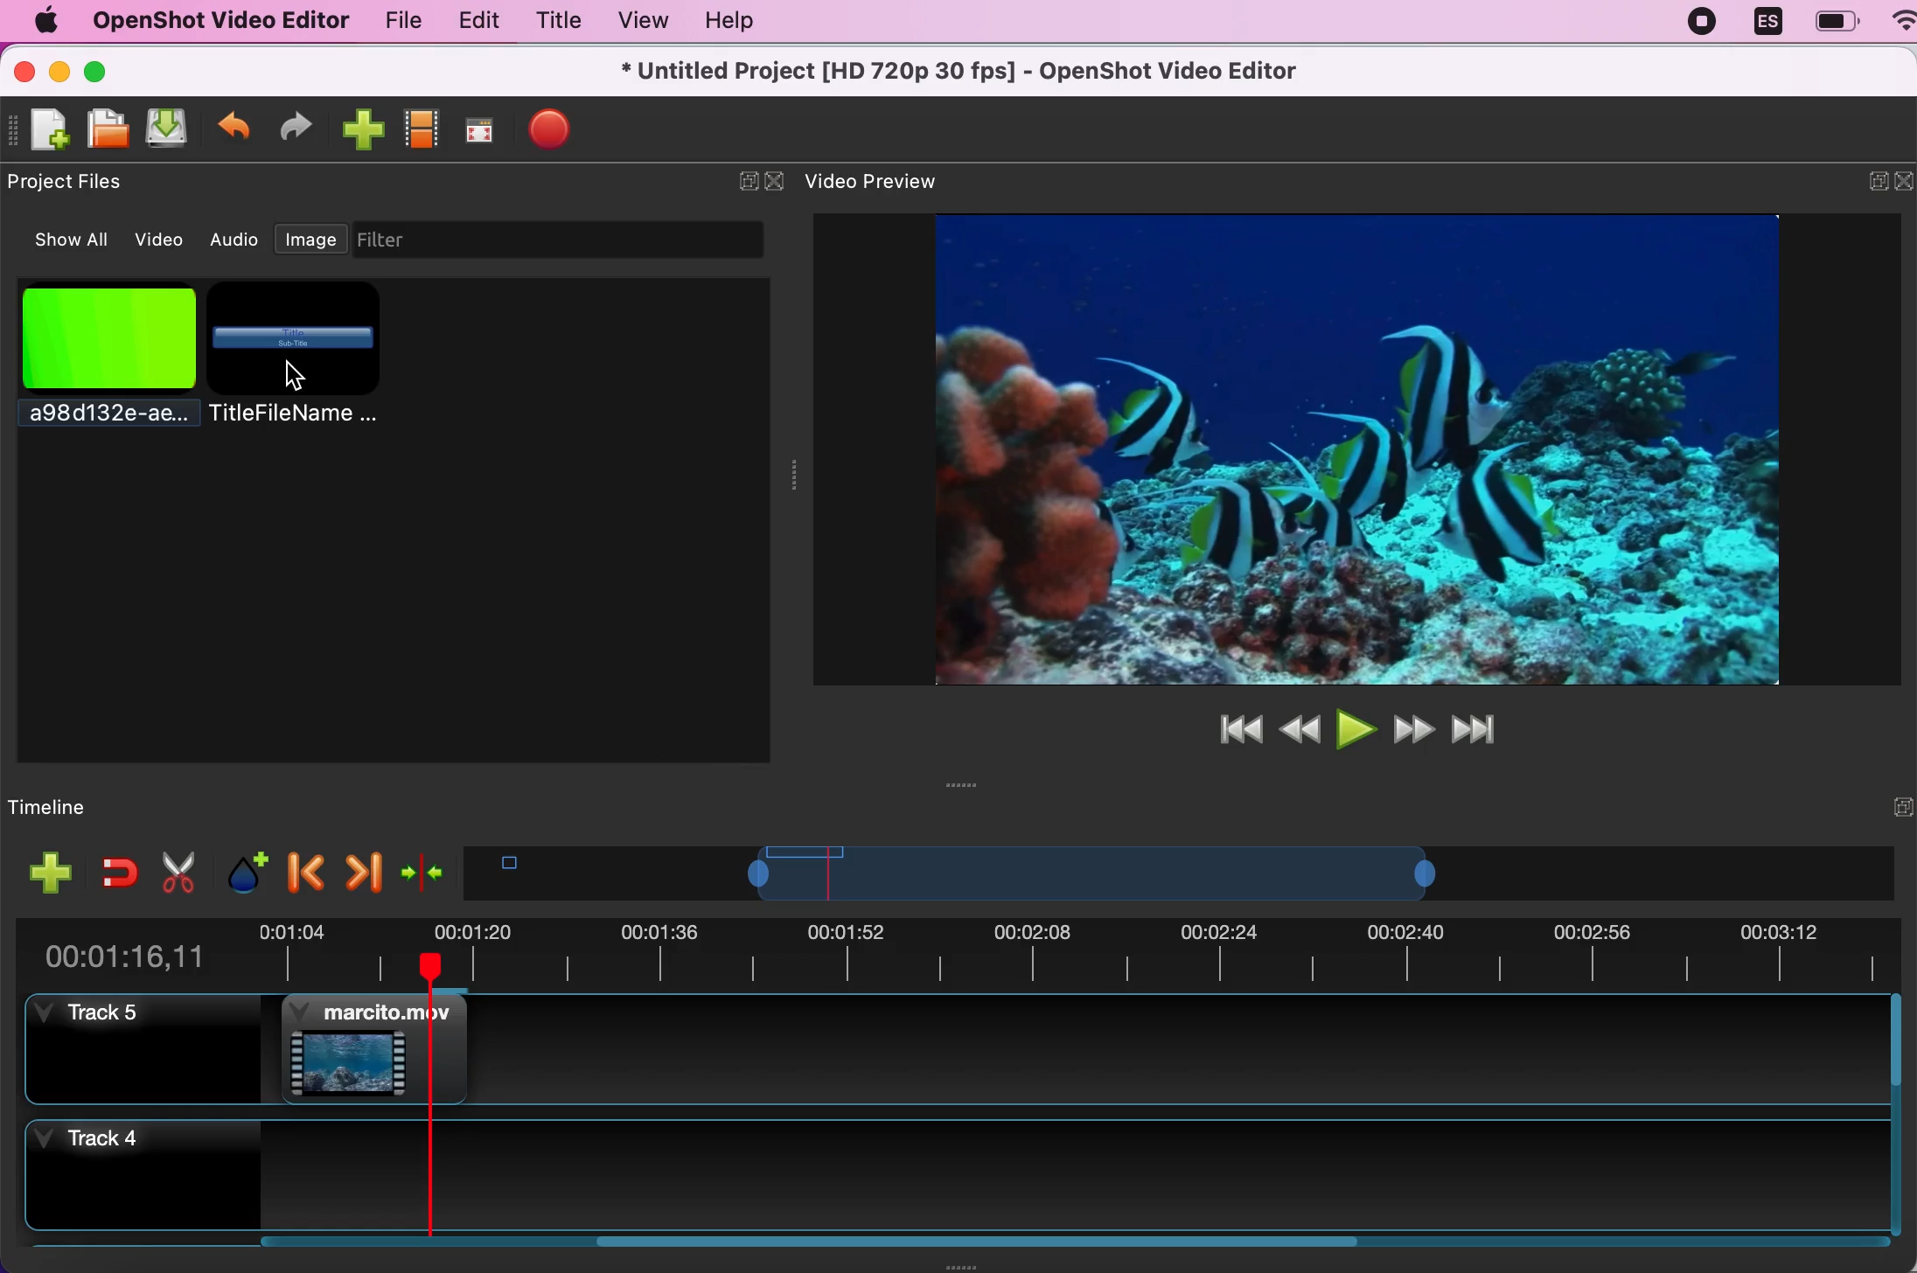  I want to click on add marker, so click(240, 870).